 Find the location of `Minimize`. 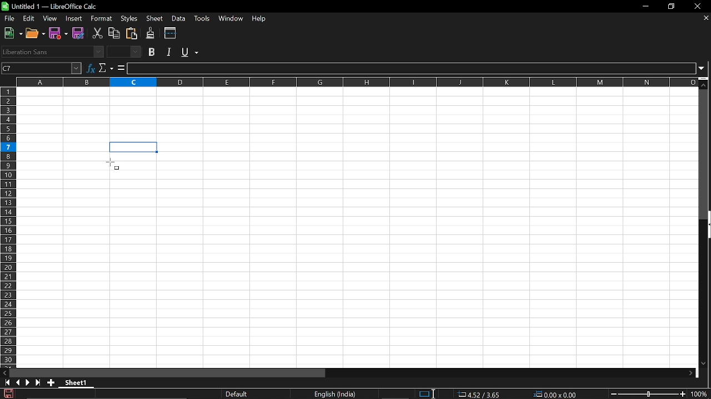

Minimize is located at coordinates (643, 6).